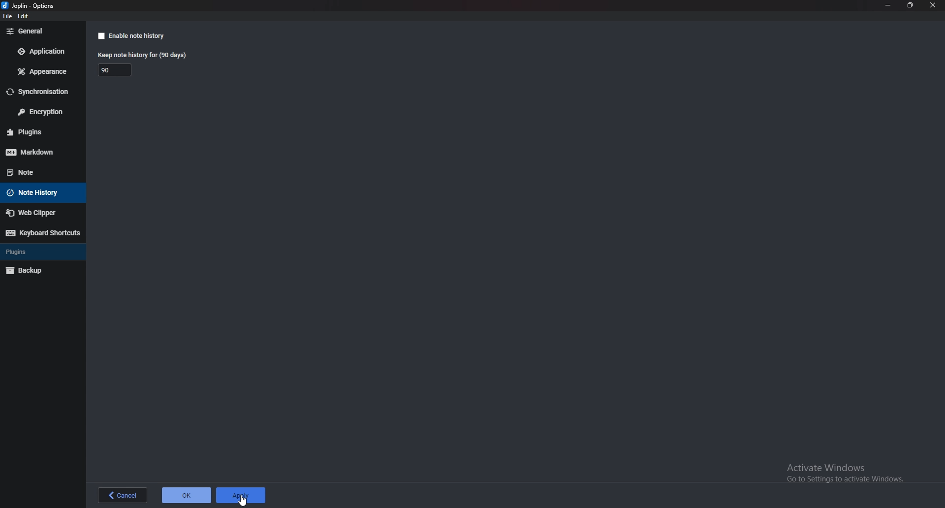  Describe the element at coordinates (40, 152) in the screenshot. I see `Mark down` at that location.